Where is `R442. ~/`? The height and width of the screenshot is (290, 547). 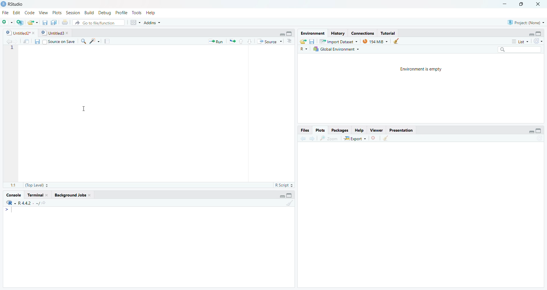
R442. ~/ is located at coordinates (28, 203).